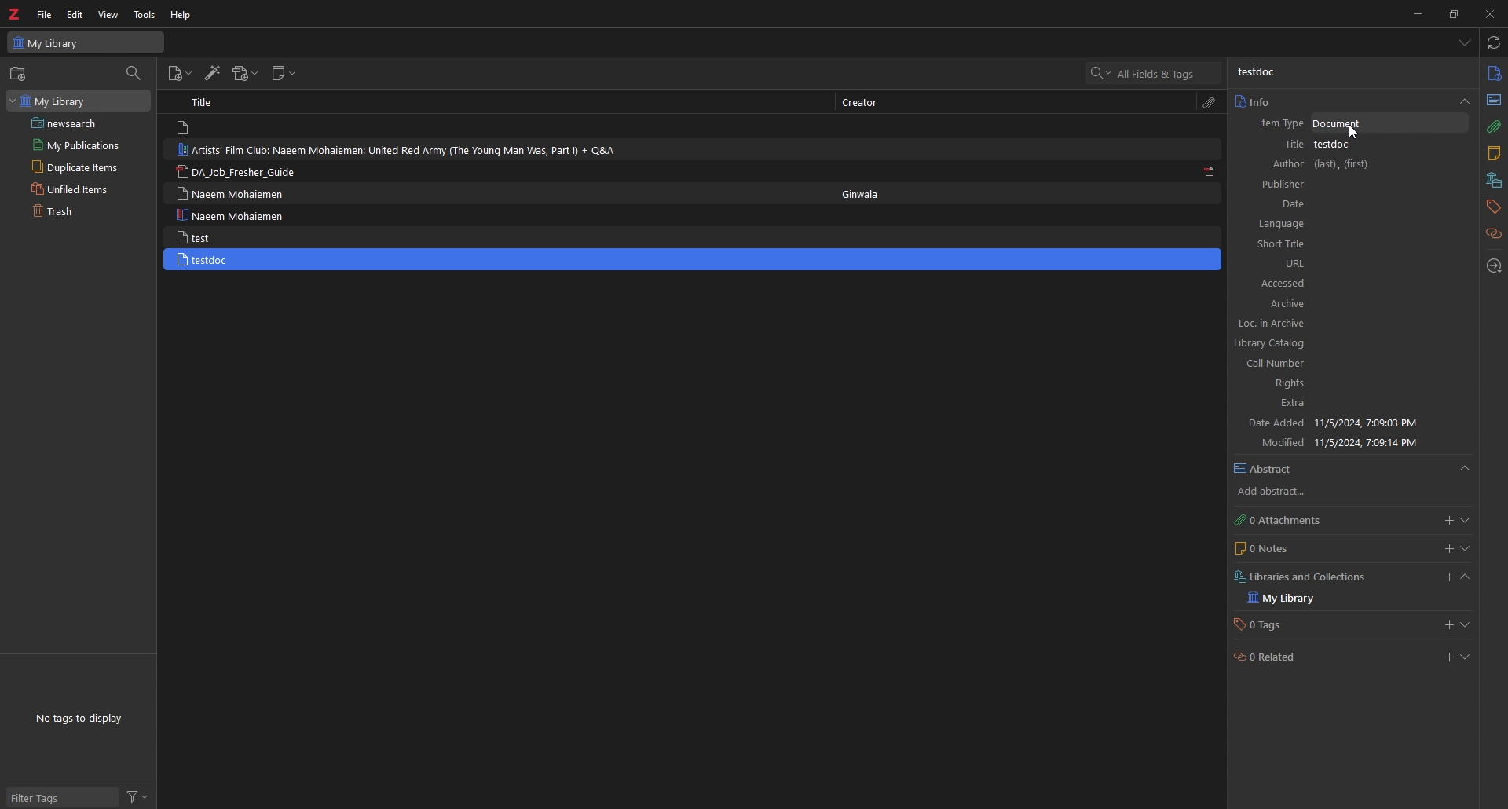 This screenshot has height=809, width=1508. Describe the element at coordinates (80, 167) in the screenshot. I see `Duplicate items` at that location.